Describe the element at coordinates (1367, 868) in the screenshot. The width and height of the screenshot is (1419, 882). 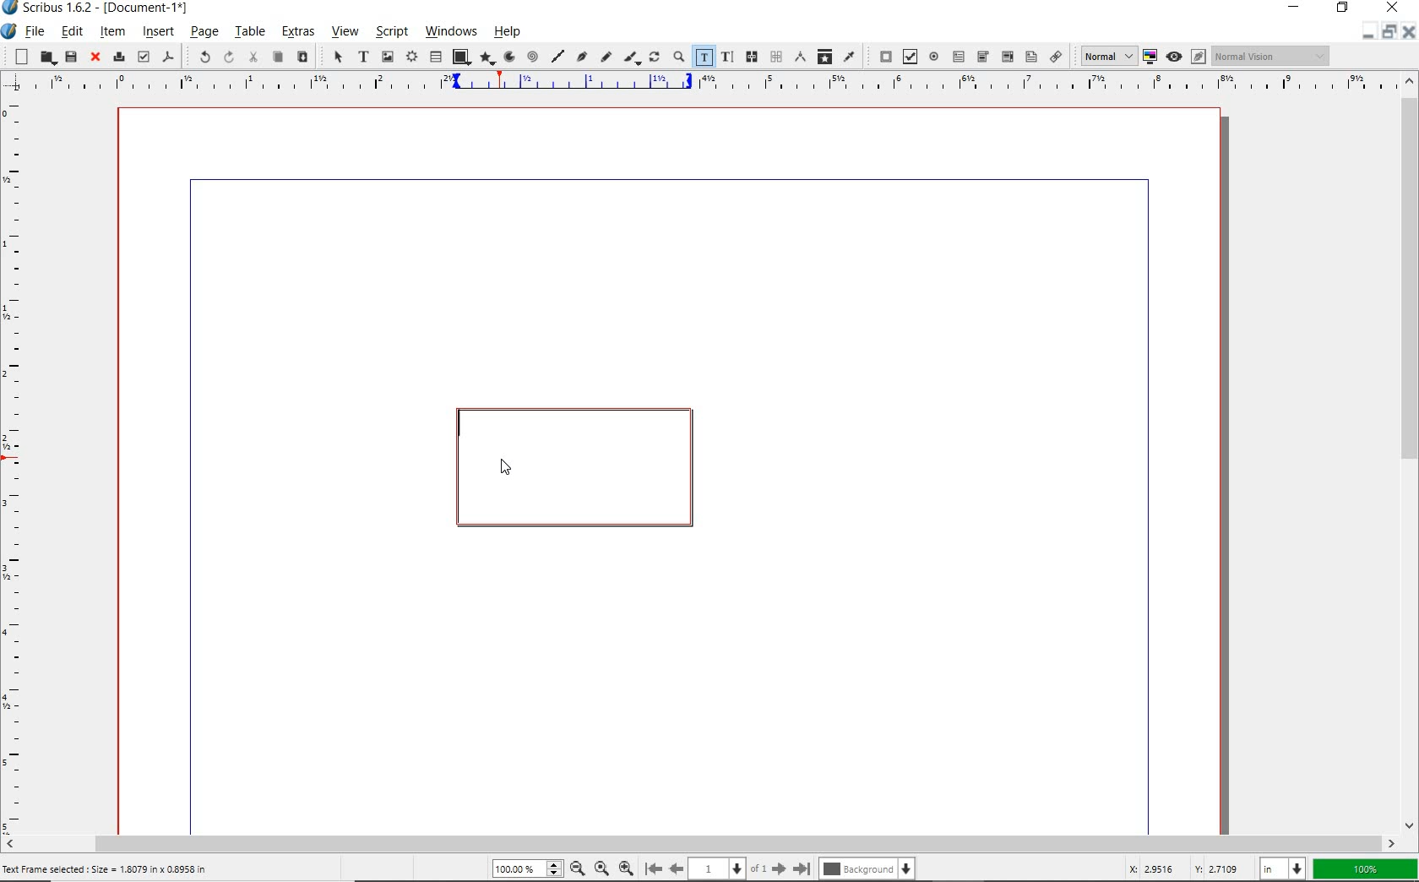
I see `zoom factor` at that location.